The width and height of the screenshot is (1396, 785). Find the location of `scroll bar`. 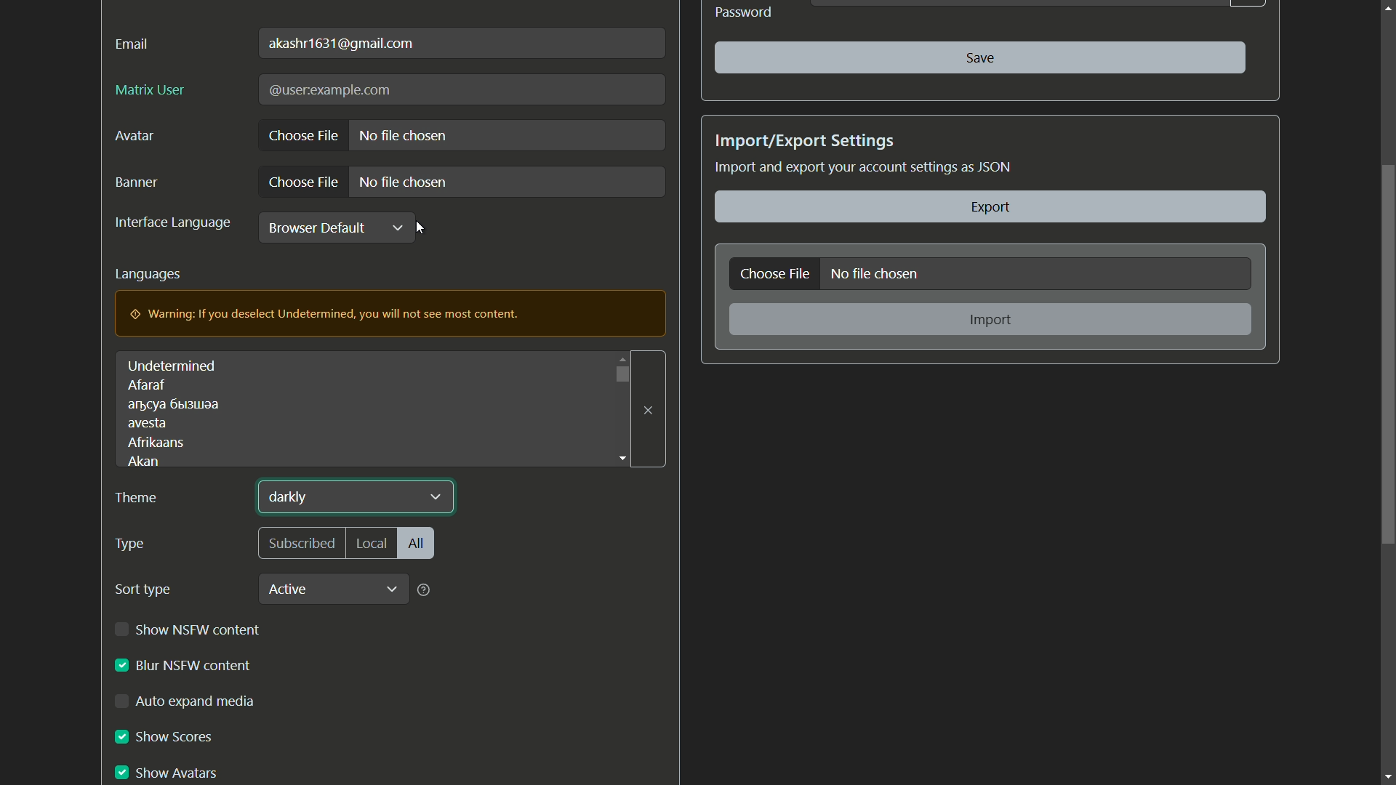

scroll bar is located at coordinates (1385, 358).